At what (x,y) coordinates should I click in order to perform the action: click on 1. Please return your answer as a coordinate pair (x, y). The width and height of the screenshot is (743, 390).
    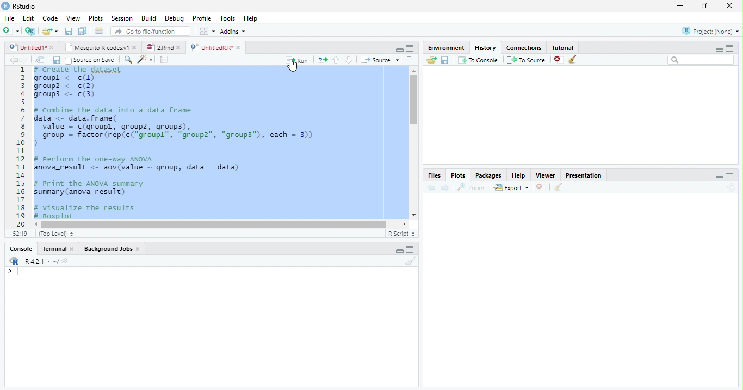
    Looking at the image, I should click on (20, 146).